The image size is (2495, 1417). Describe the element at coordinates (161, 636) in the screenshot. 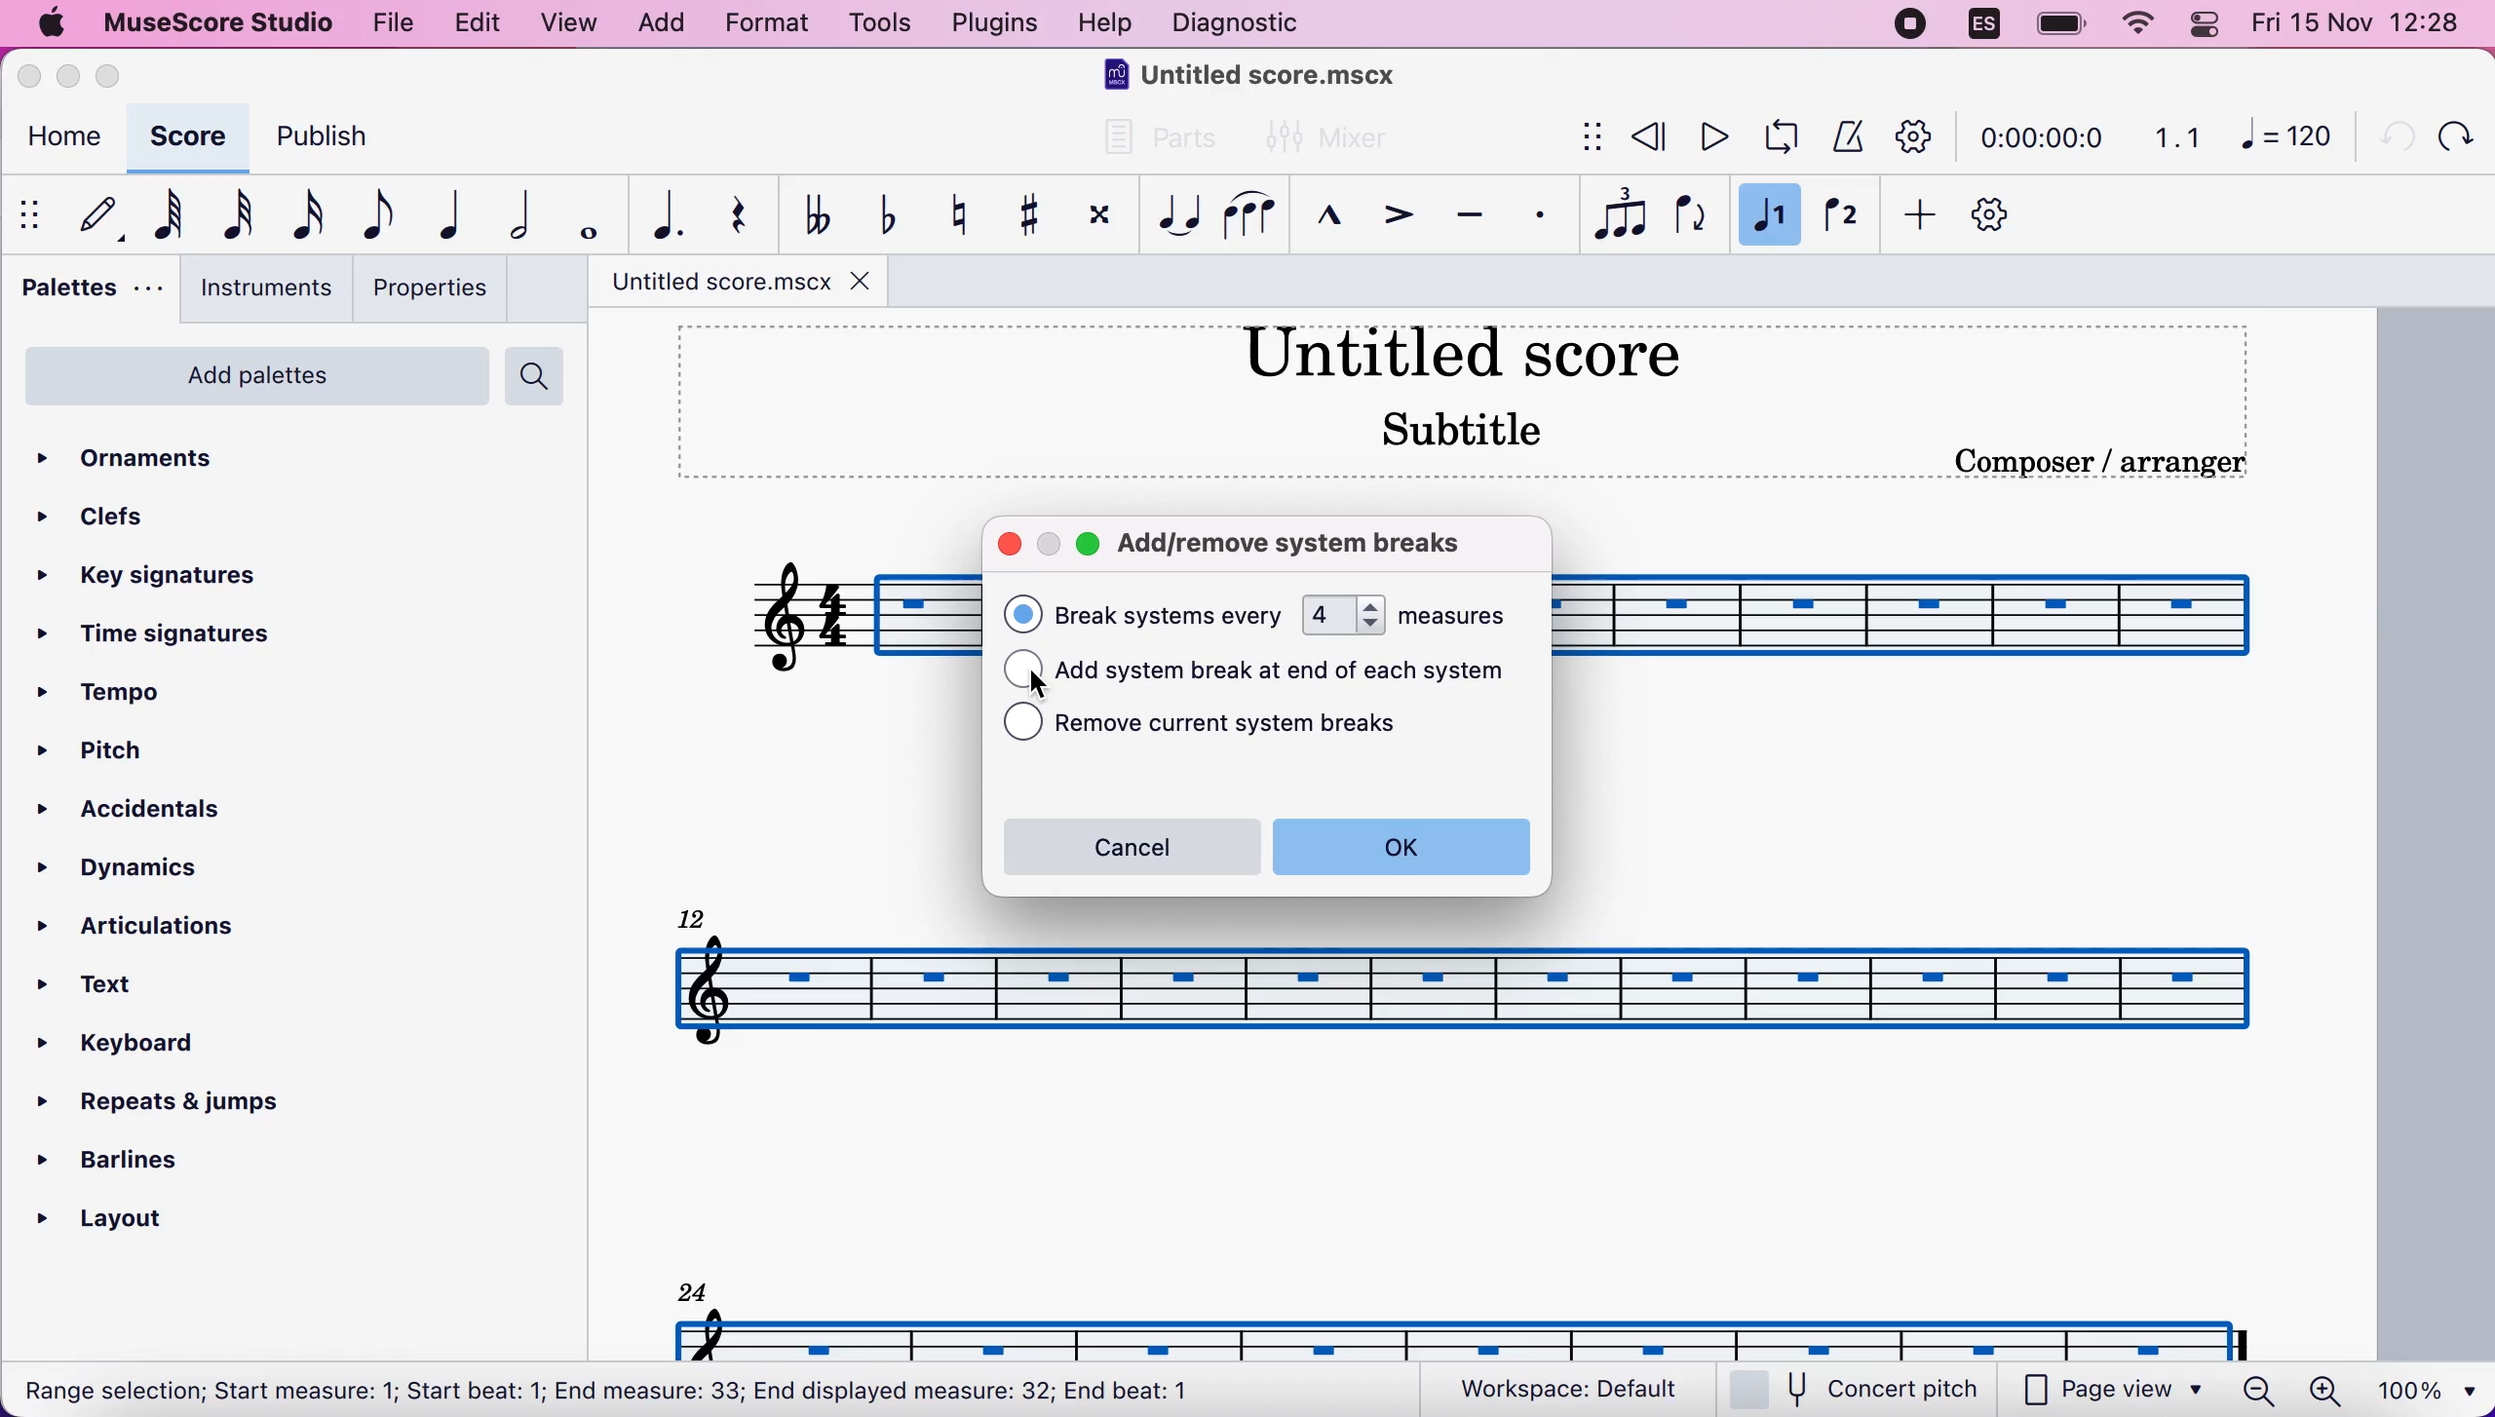

I see `time signatures` at that location.